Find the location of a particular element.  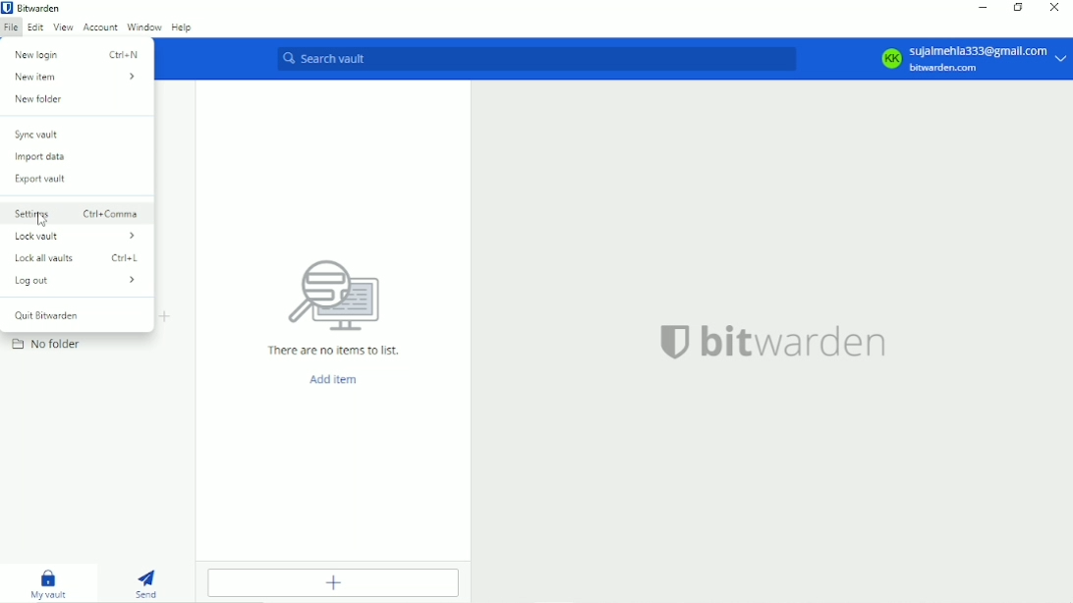

Account is located at coordinates (974, 60).